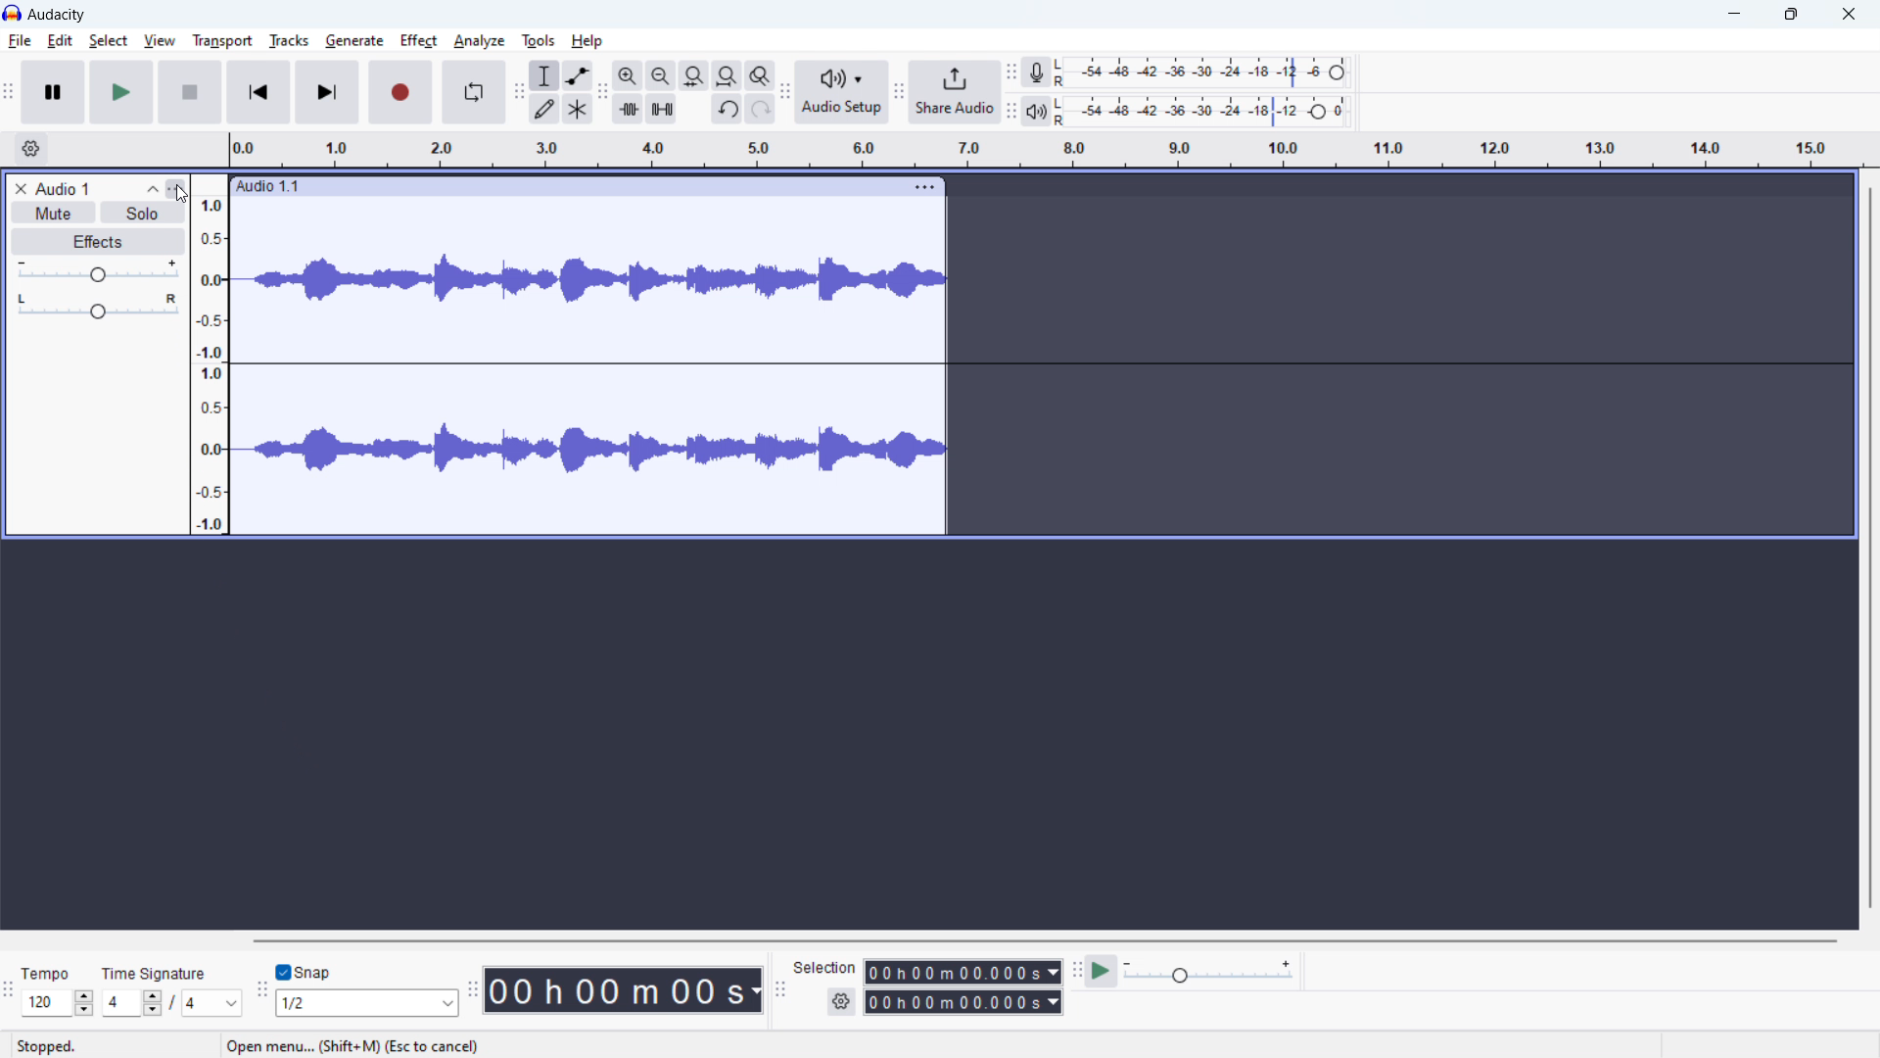  Describe the element at coordinates (587, 41) in the screenshot. I see `help` at that location.